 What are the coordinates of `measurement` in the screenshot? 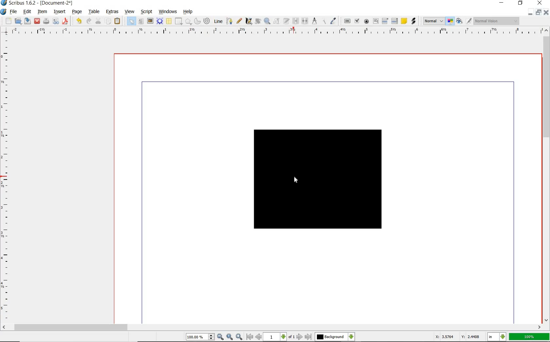 It's located at (315, 22).